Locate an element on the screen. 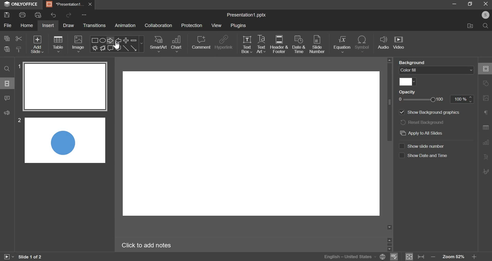 Image resolution: width=492 pixels, height=261 pixels. reset background is located at coordinates (424, 123).